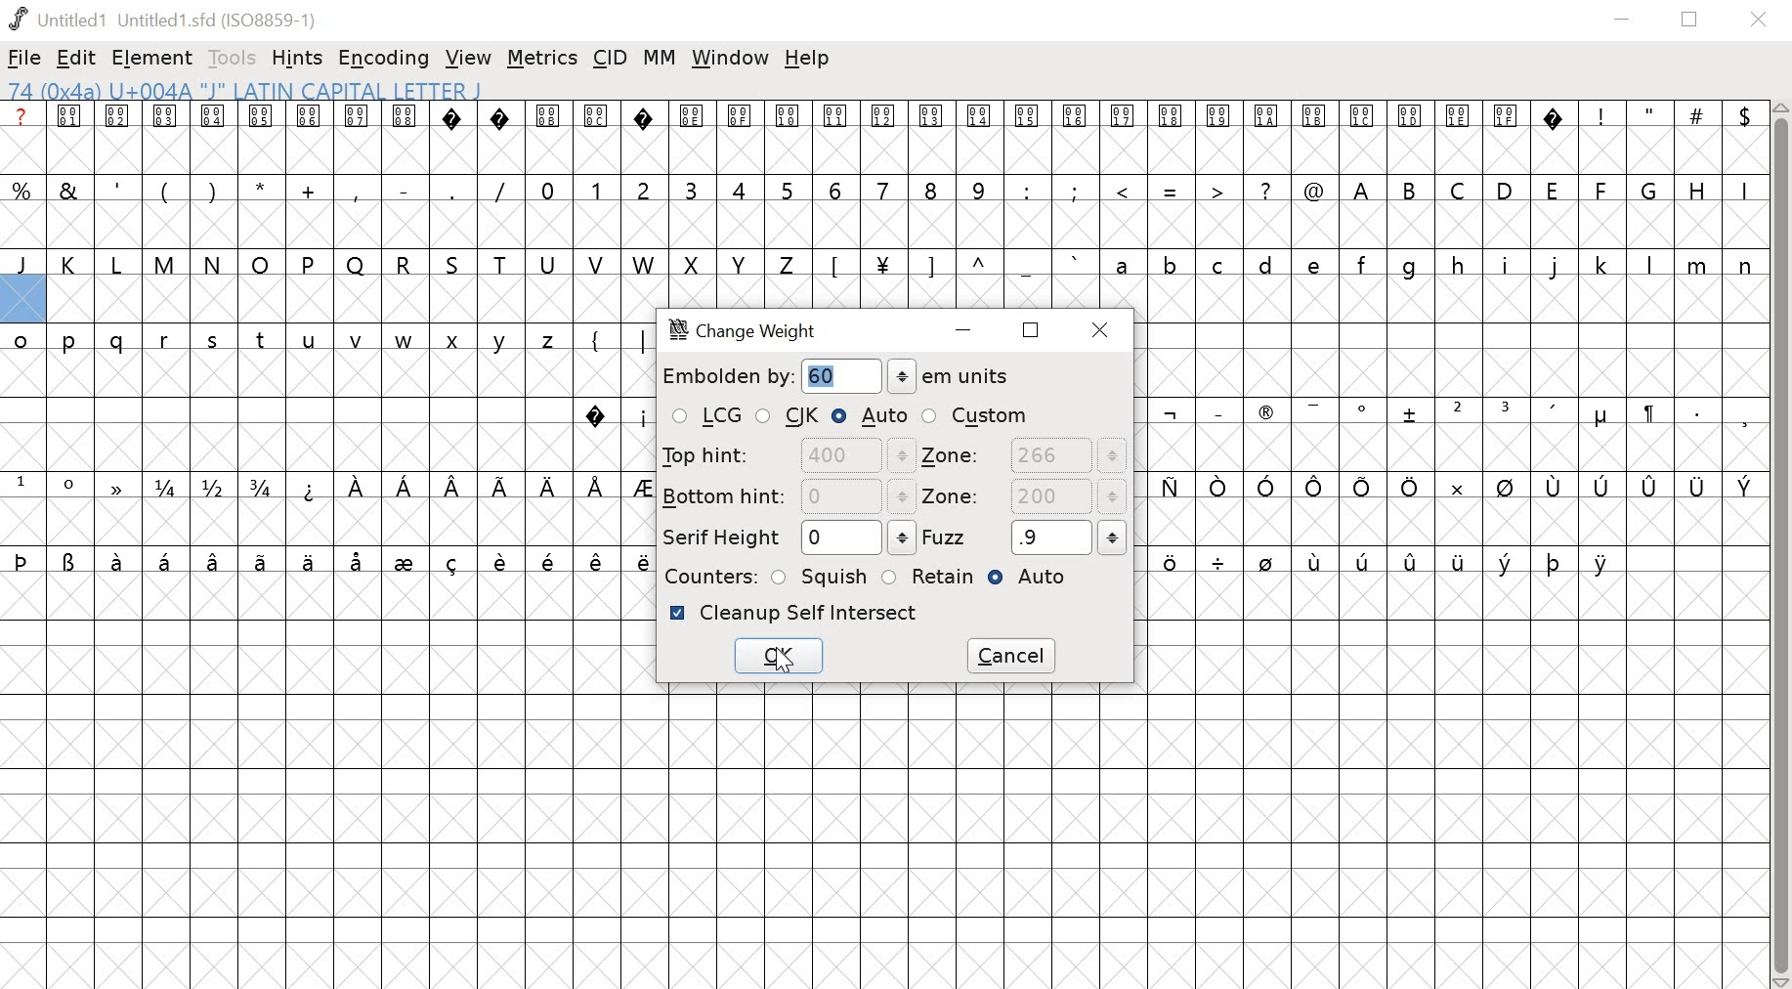  Describe the element at coordinates (1024, 456) in the screenshot. I see `ZONE` at that location.